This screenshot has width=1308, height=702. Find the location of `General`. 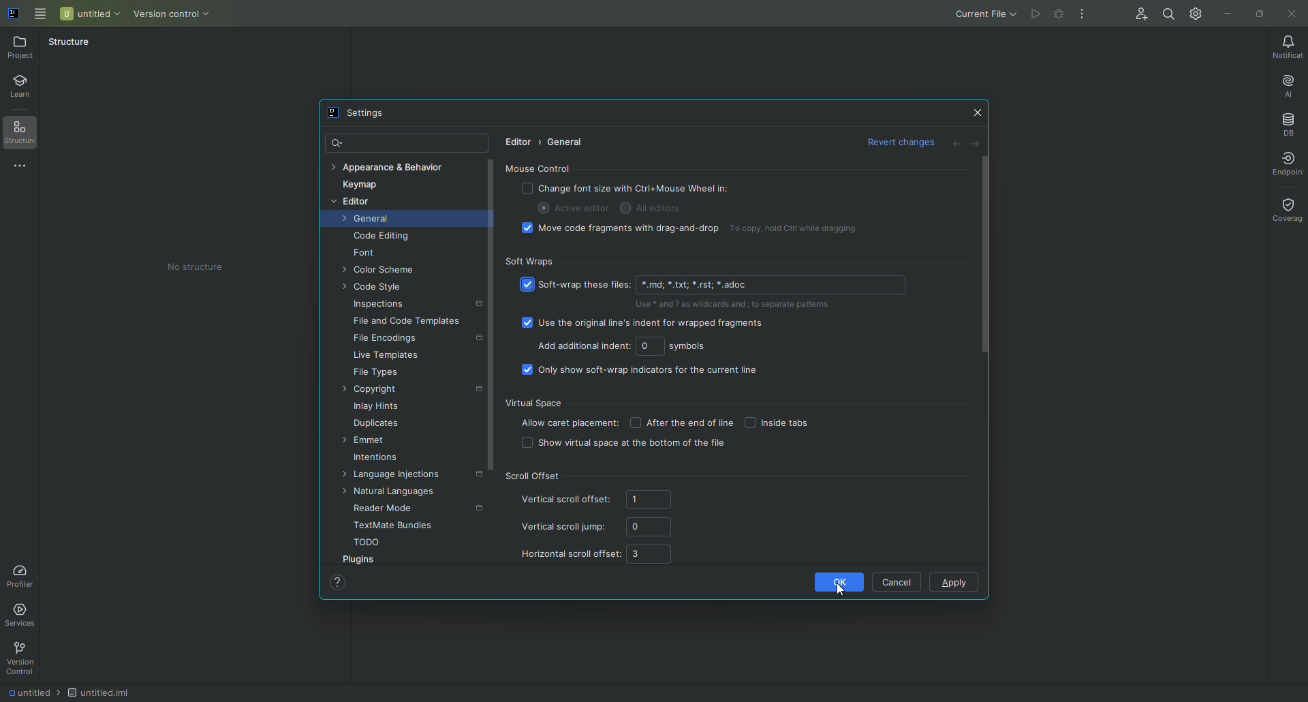

General is located at coordinates (369, 221).